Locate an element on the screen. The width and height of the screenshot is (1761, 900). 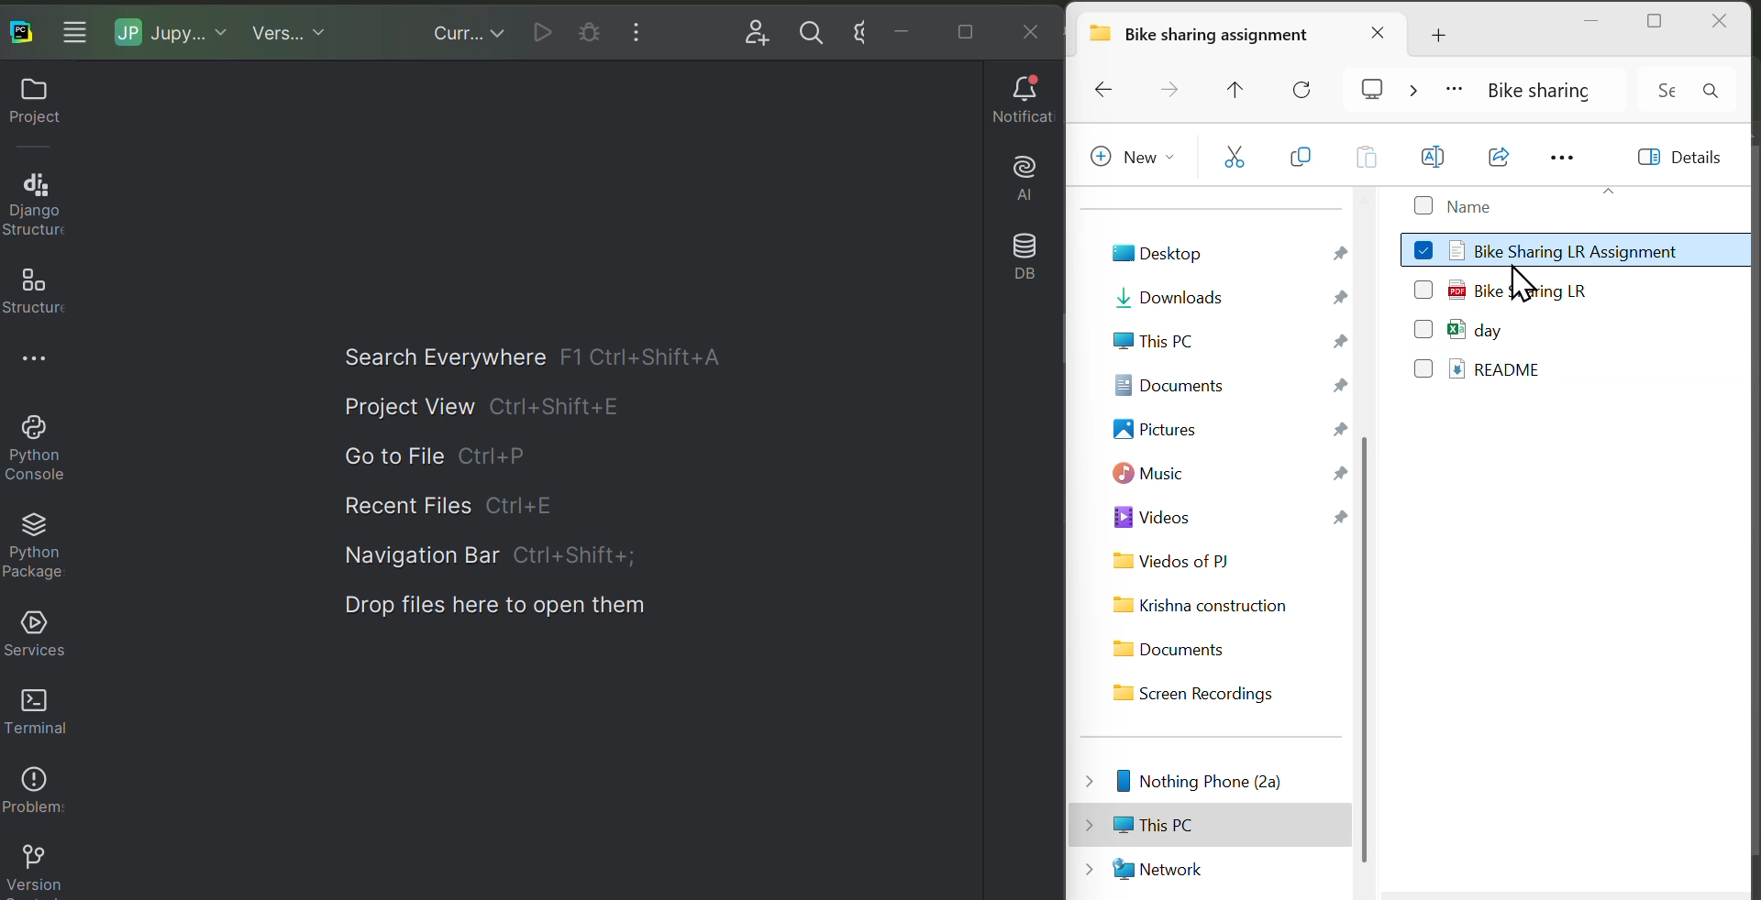
Nothing of PJ is located at coordinates (1194, 779).